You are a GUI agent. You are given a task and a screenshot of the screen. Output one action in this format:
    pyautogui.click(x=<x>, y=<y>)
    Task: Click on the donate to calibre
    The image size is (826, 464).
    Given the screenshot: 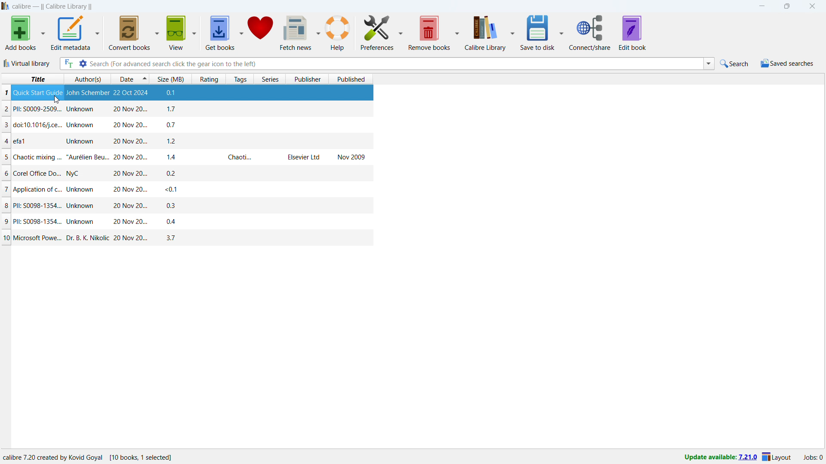 What is the action you would take?
    pyautogui.click(x=260, y=31)
    